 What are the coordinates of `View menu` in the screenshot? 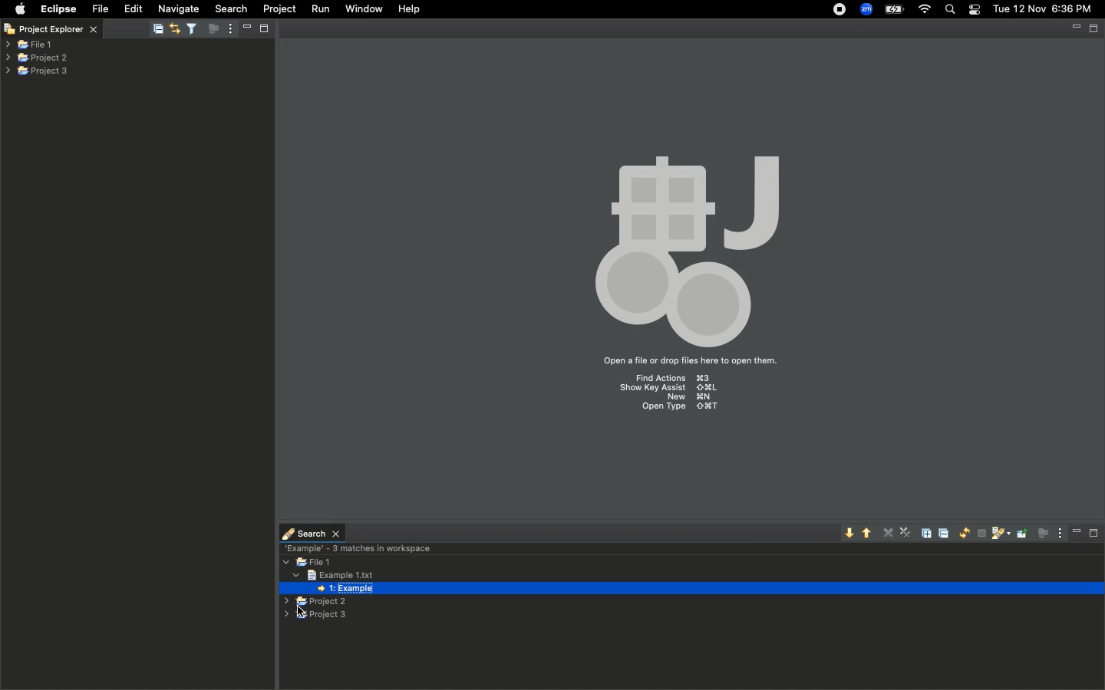 It's located at (229, 30).